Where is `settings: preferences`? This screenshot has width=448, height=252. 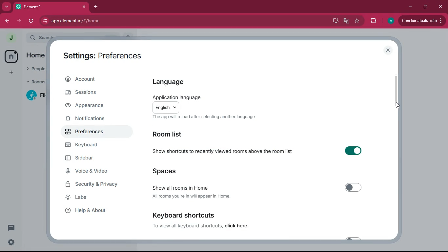 settings: preferences is located at coordinates (104, 56).